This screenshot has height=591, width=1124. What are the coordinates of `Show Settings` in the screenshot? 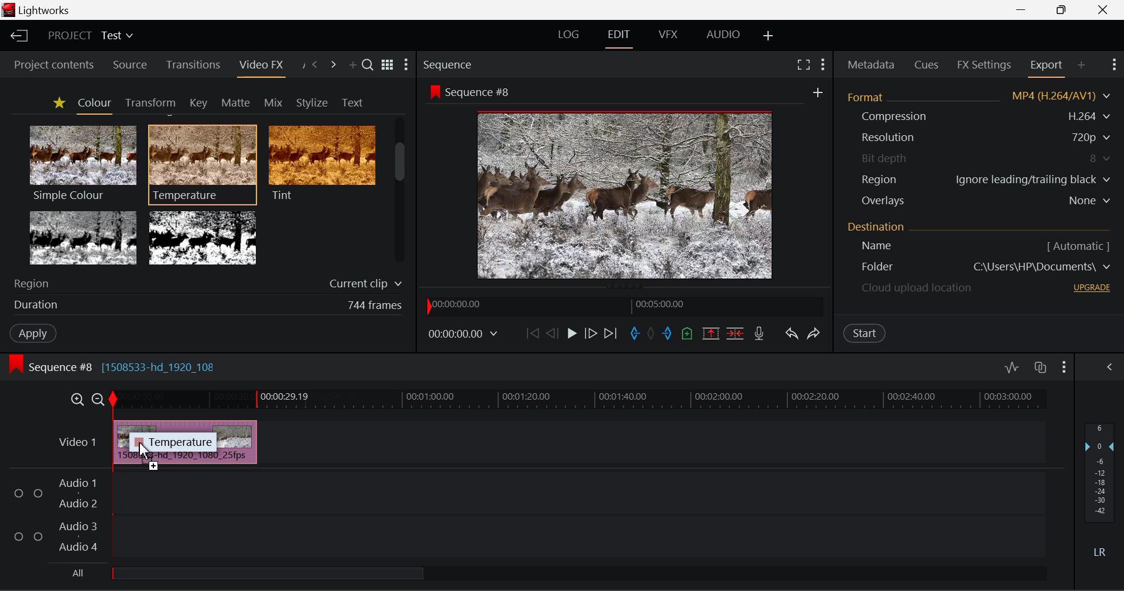 It's located at (1065, 366).